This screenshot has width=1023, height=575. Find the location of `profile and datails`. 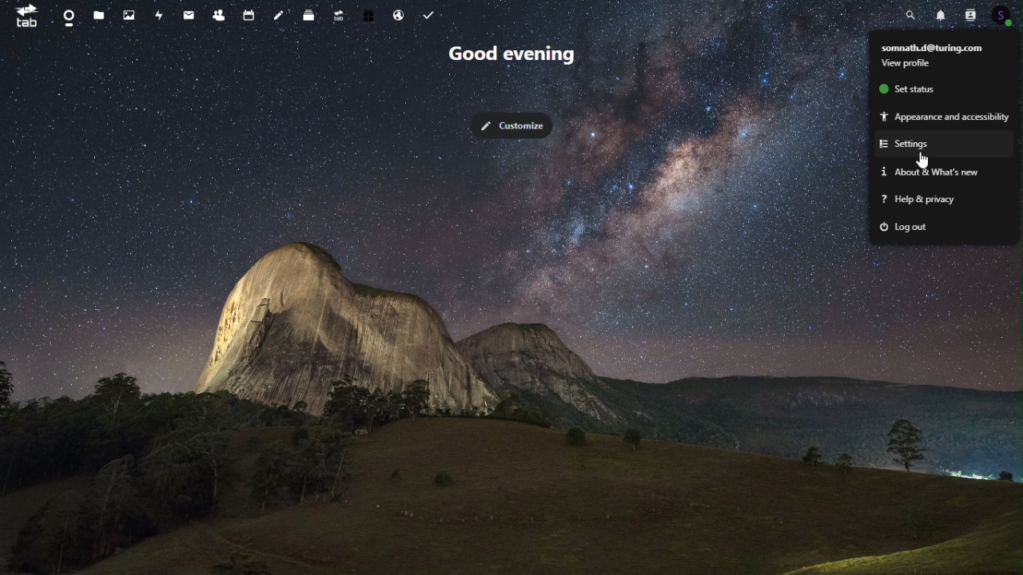

profile and datails is located at coordinates (940, 47).